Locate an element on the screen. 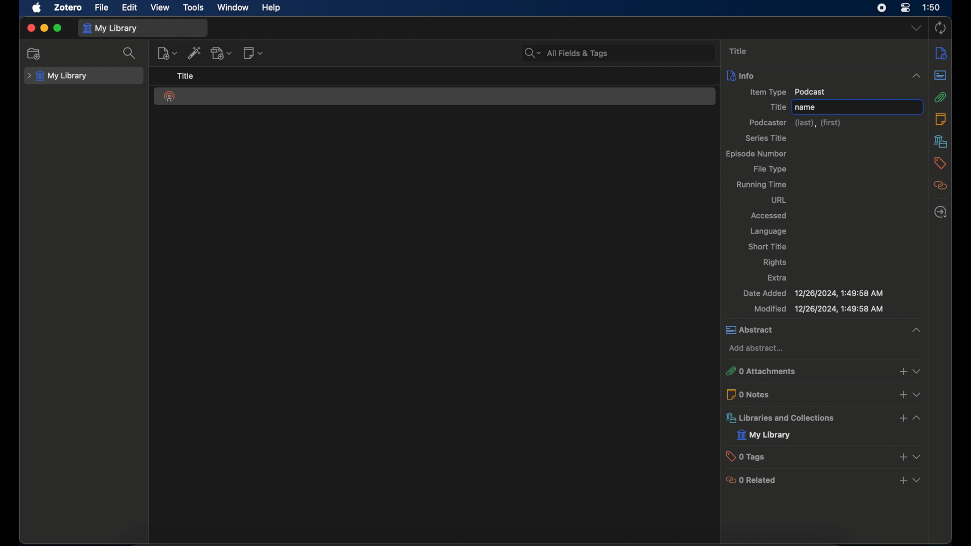  related is located at coordinates (941, 186).